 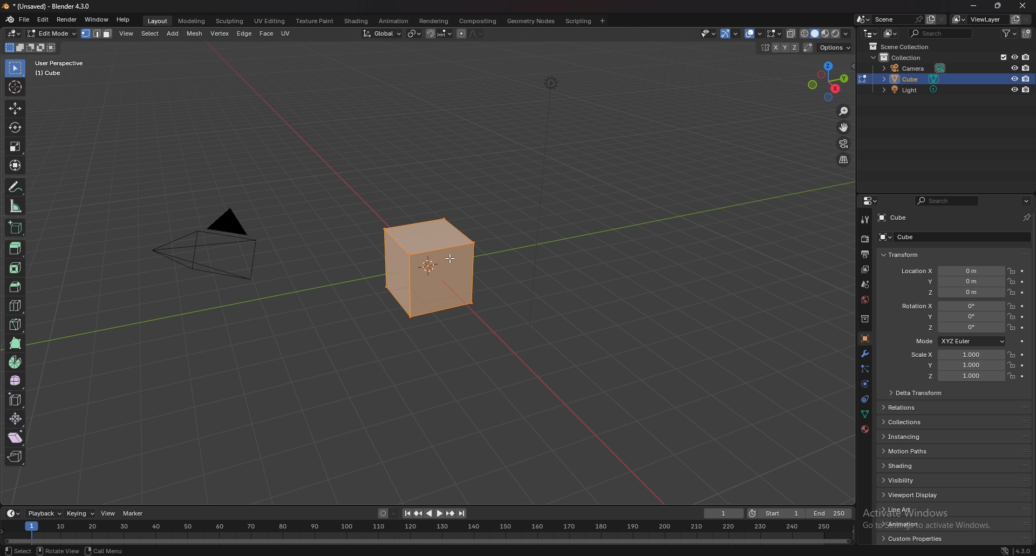 I want to click on jump to endpoint, so click(x=462, y=513).